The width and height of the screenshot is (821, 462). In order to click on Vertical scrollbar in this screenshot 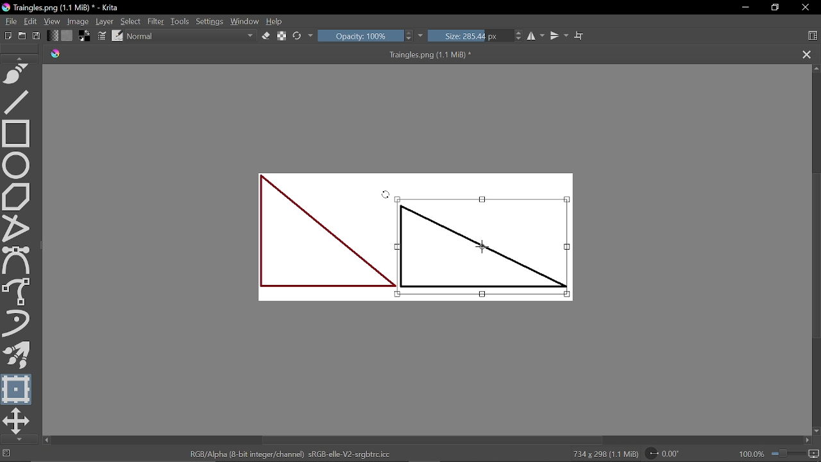, I will do `click(815, 254)`.